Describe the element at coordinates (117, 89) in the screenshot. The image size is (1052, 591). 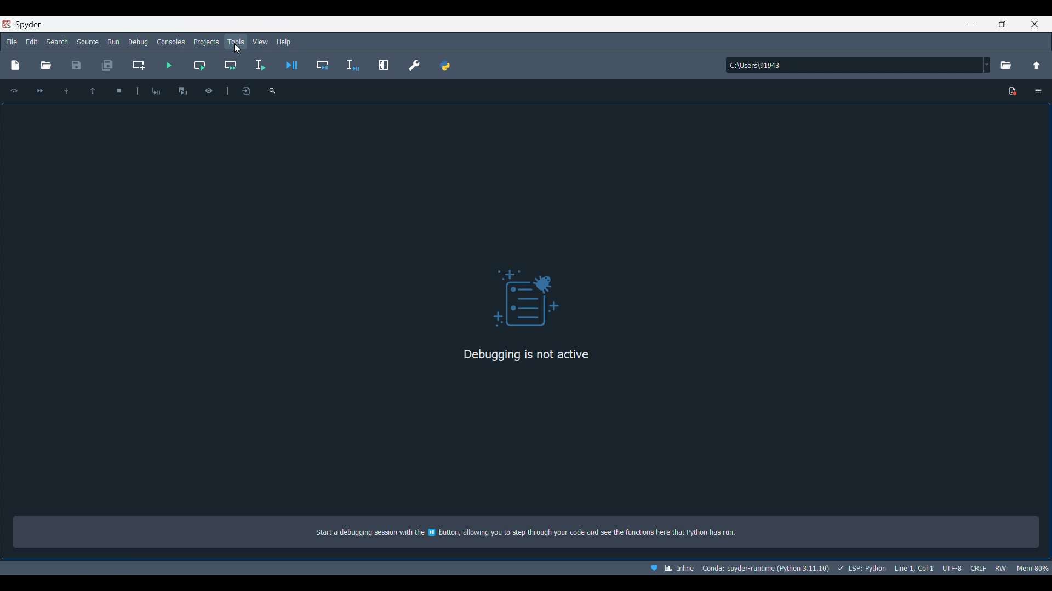
I see `stop` at that location.